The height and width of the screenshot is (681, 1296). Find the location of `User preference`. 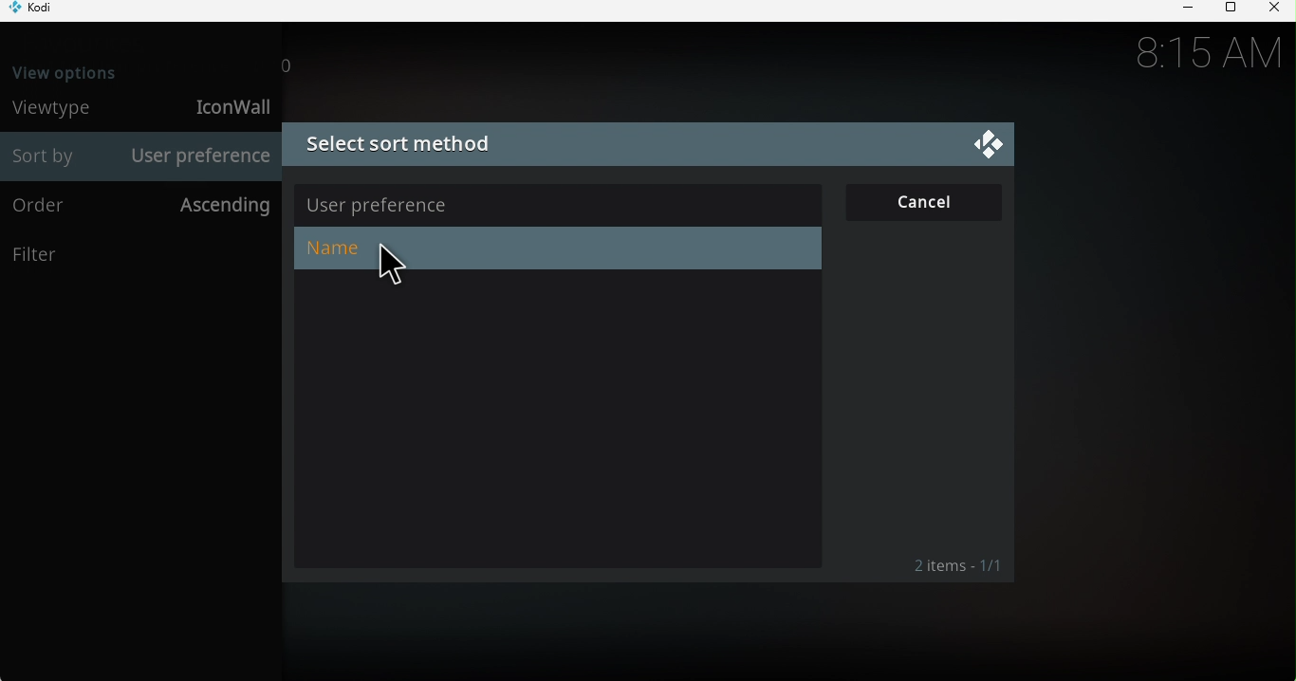

User preference is located at coordinates (559, 201).